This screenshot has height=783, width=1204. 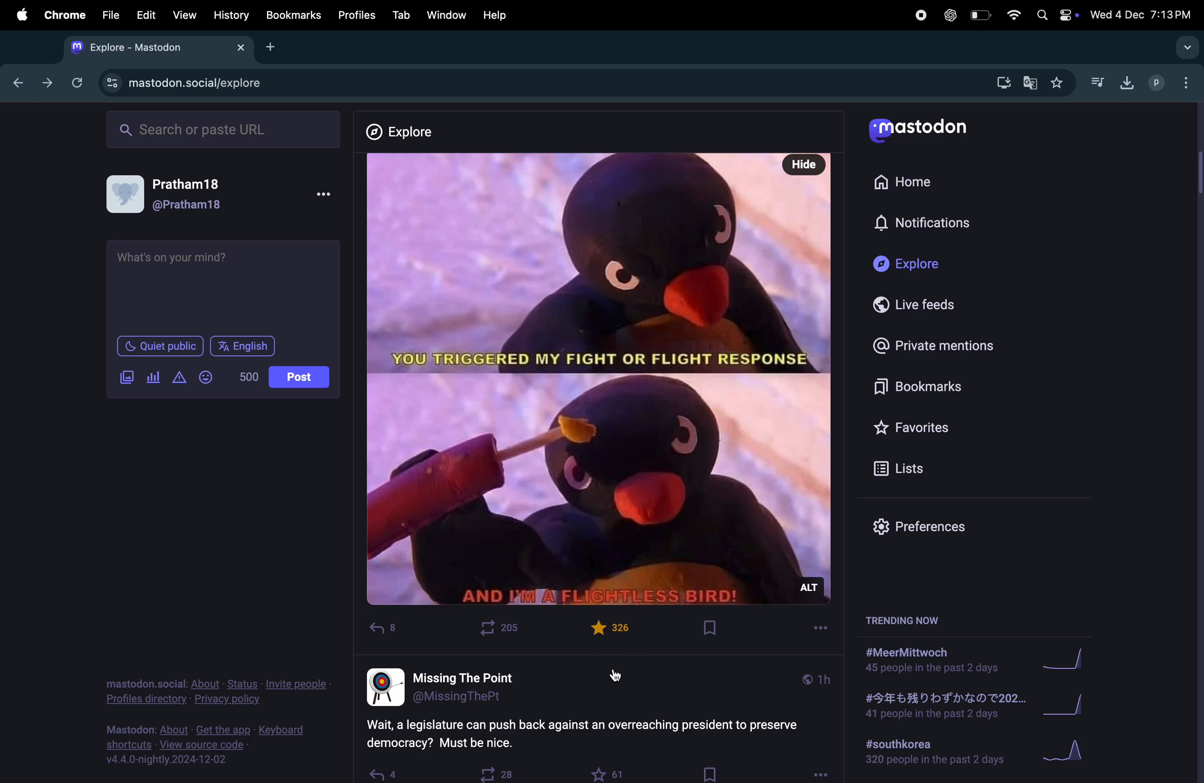 What do you see at coordinates (321, 195) in the screenshot?
I see `more` at bounding box center [321, 195].